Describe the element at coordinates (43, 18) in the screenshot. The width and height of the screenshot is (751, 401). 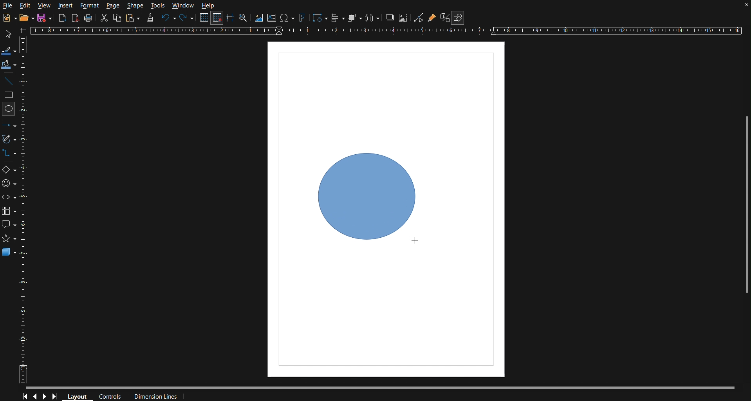
I see `New` at that location.